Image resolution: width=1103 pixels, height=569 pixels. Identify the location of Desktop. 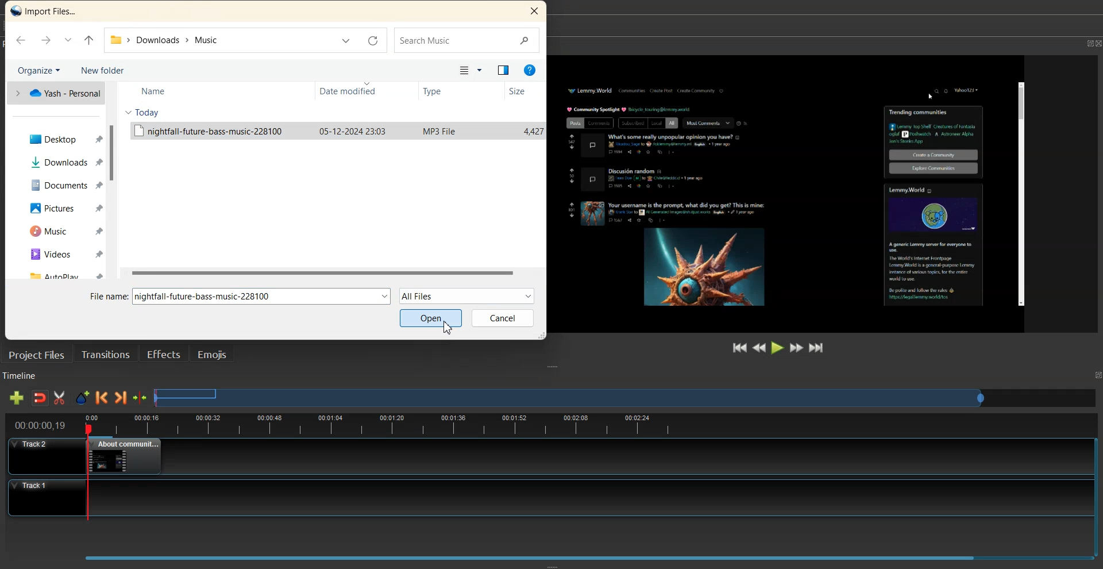
(55, 138).